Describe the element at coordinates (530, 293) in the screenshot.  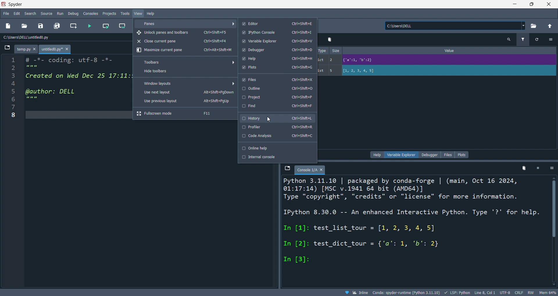
I see `rw` at that location.